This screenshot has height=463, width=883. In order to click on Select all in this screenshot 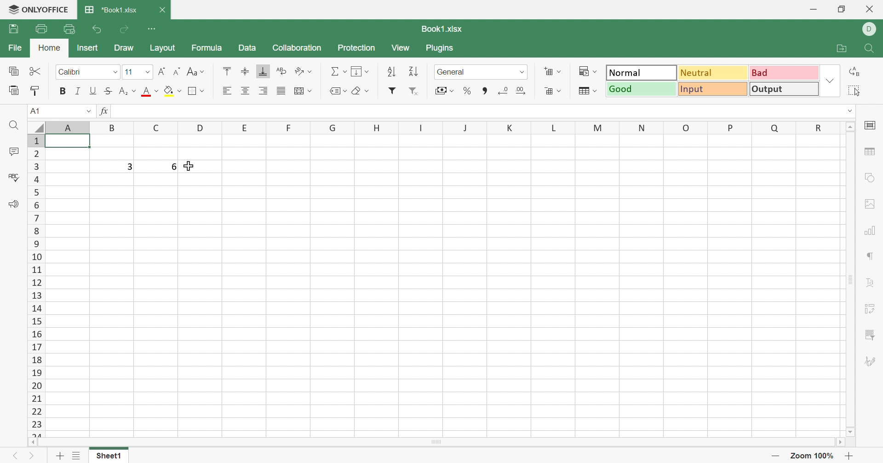, I will do `click(854, 90)`.